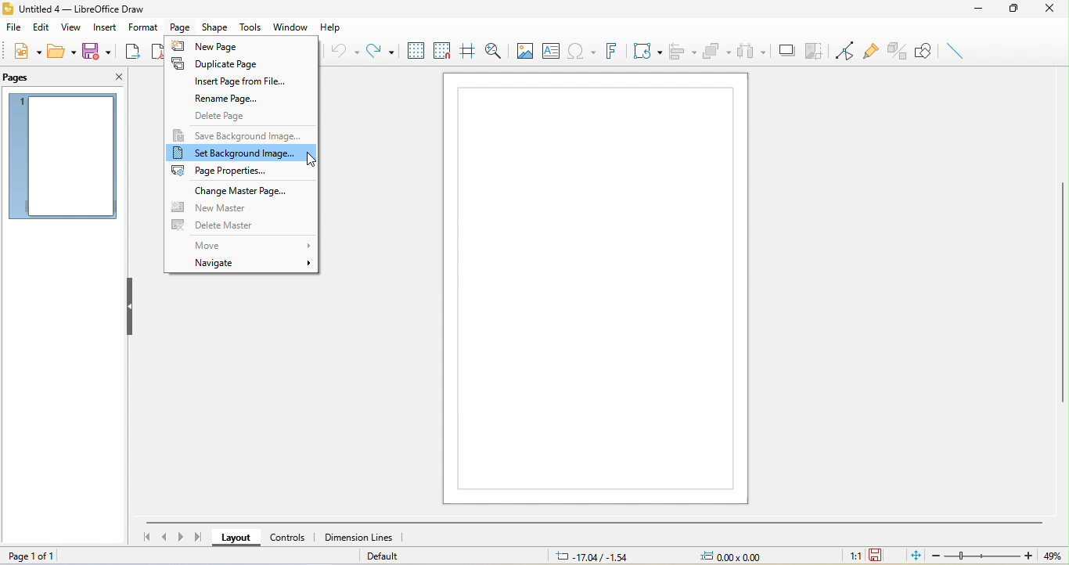  I want to click on format, so click(142, 27).